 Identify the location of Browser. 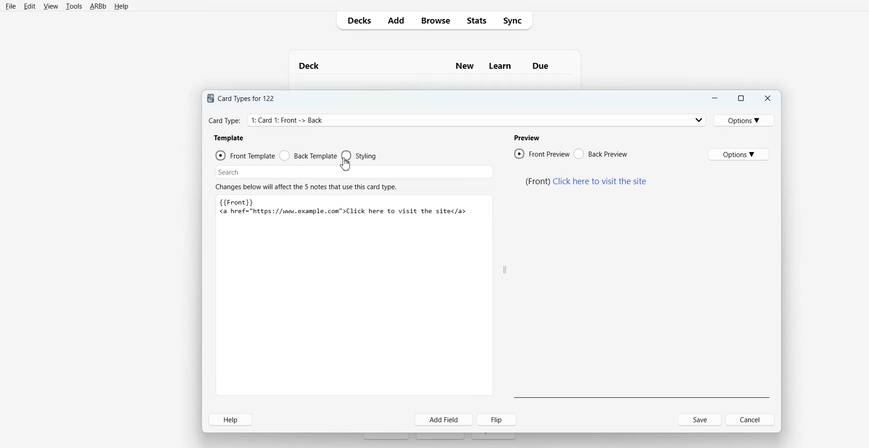
(434, 20).